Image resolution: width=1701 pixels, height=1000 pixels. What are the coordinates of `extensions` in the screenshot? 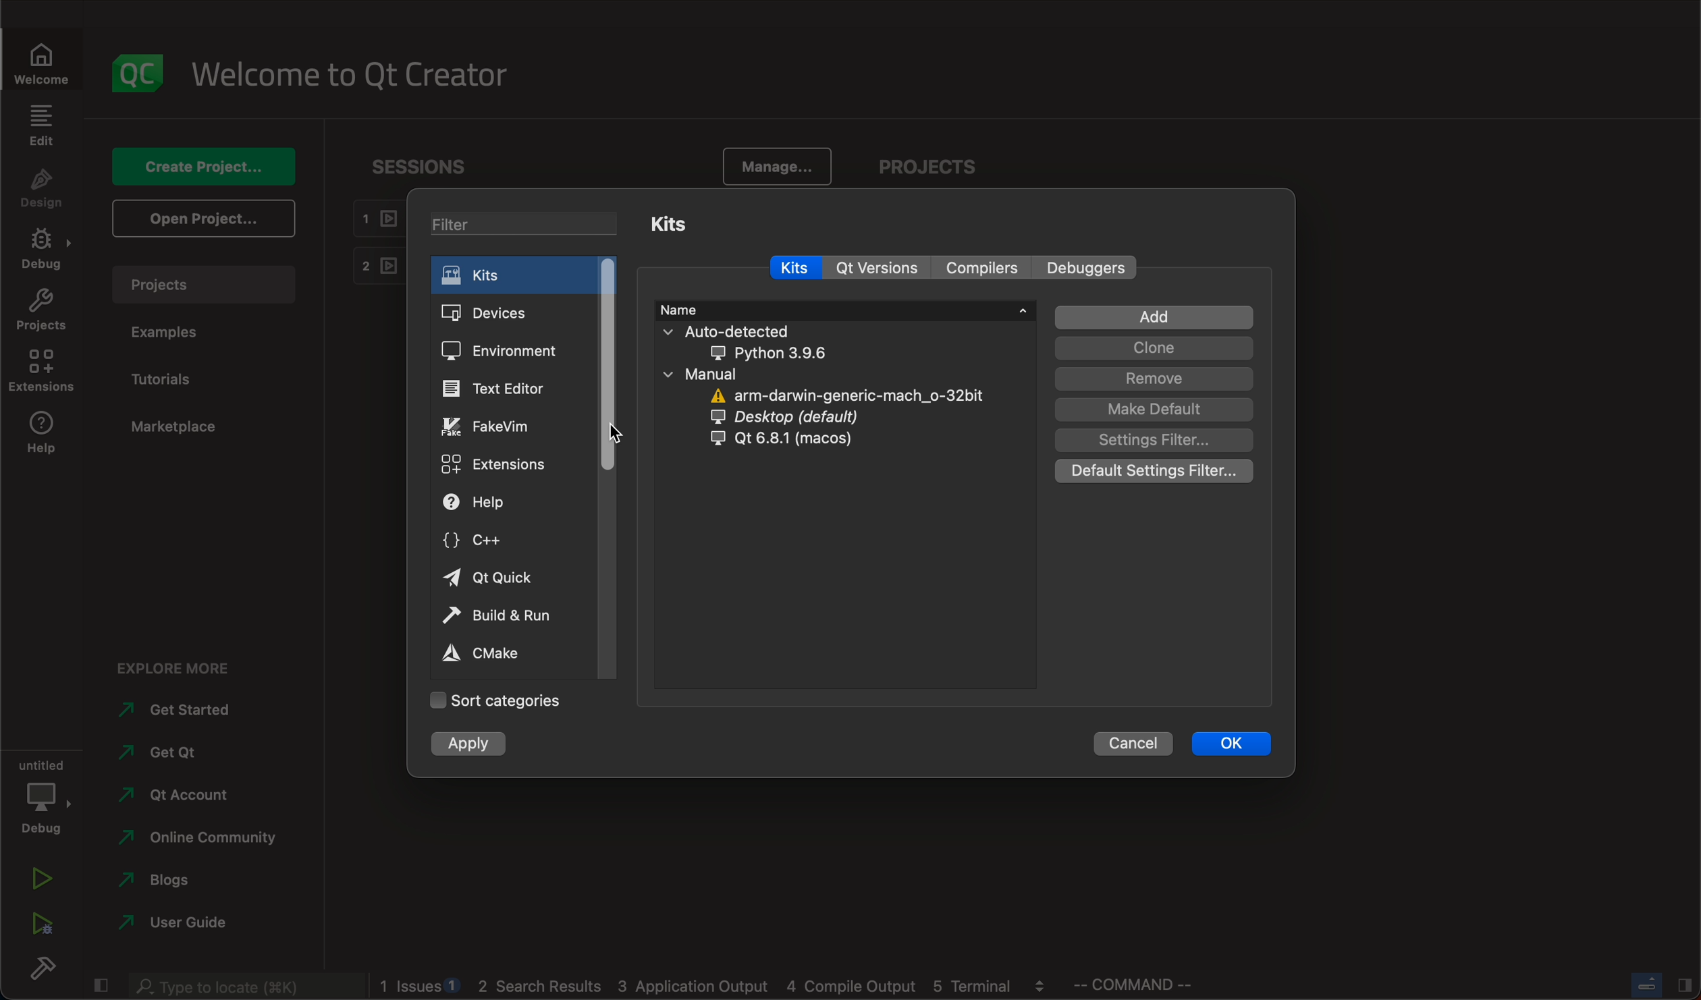 It's located at (504, 463).